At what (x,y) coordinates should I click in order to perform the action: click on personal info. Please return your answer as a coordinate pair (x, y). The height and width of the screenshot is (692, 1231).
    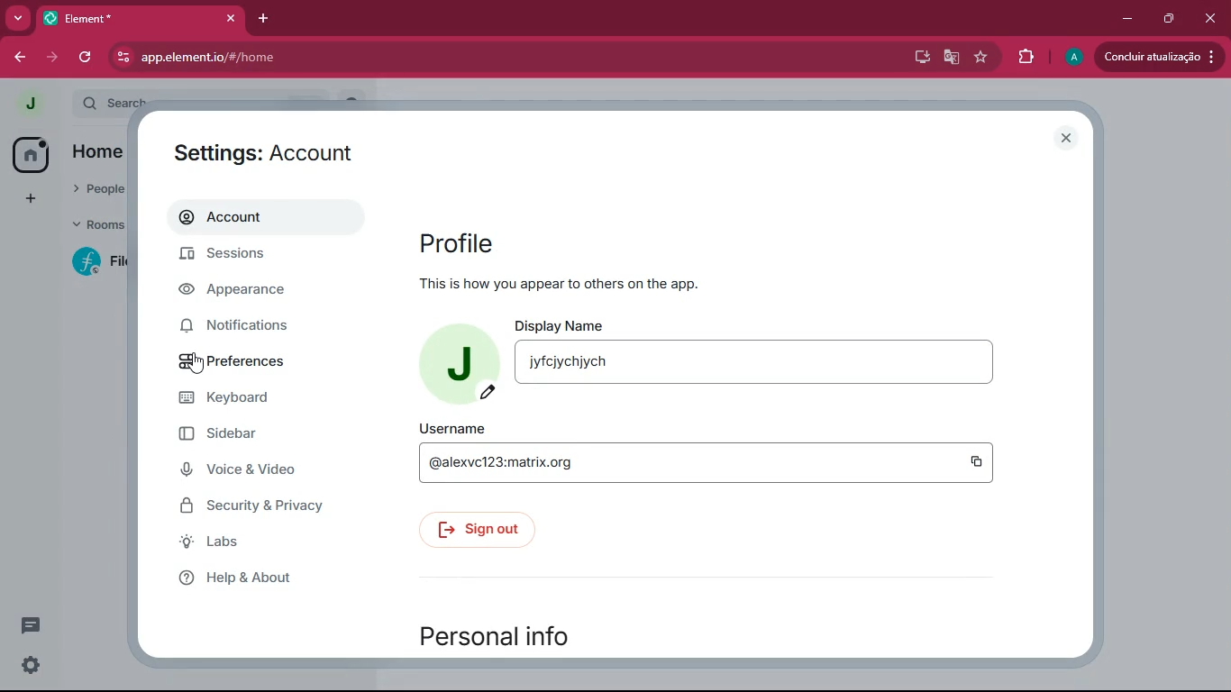
    Looking at the image, I should click on (503, 635).